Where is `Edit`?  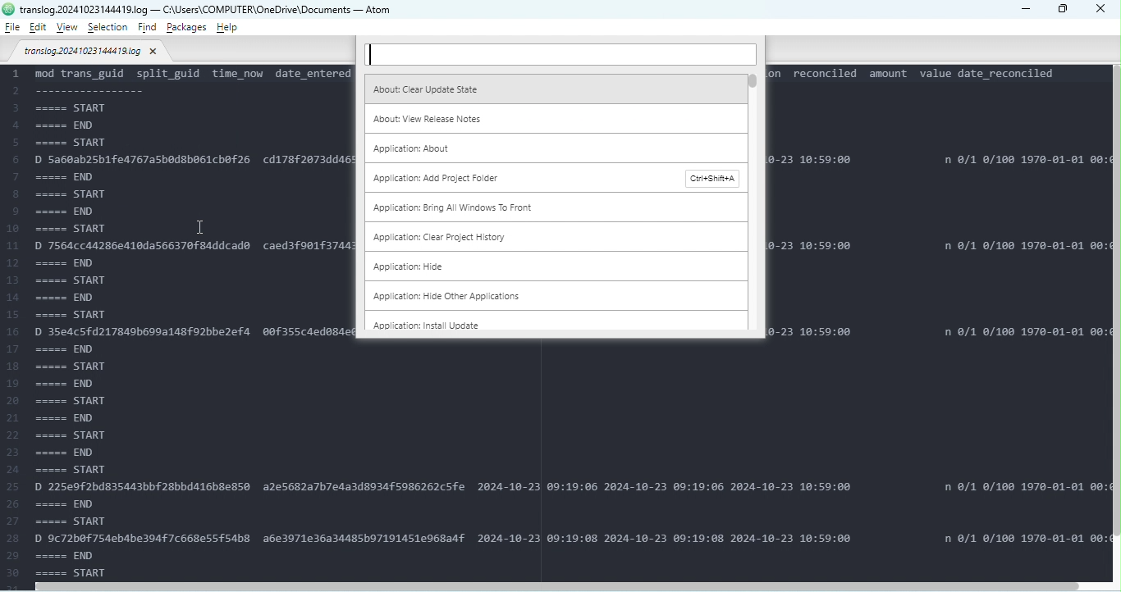
Edit is located at coordinates (38, 28).